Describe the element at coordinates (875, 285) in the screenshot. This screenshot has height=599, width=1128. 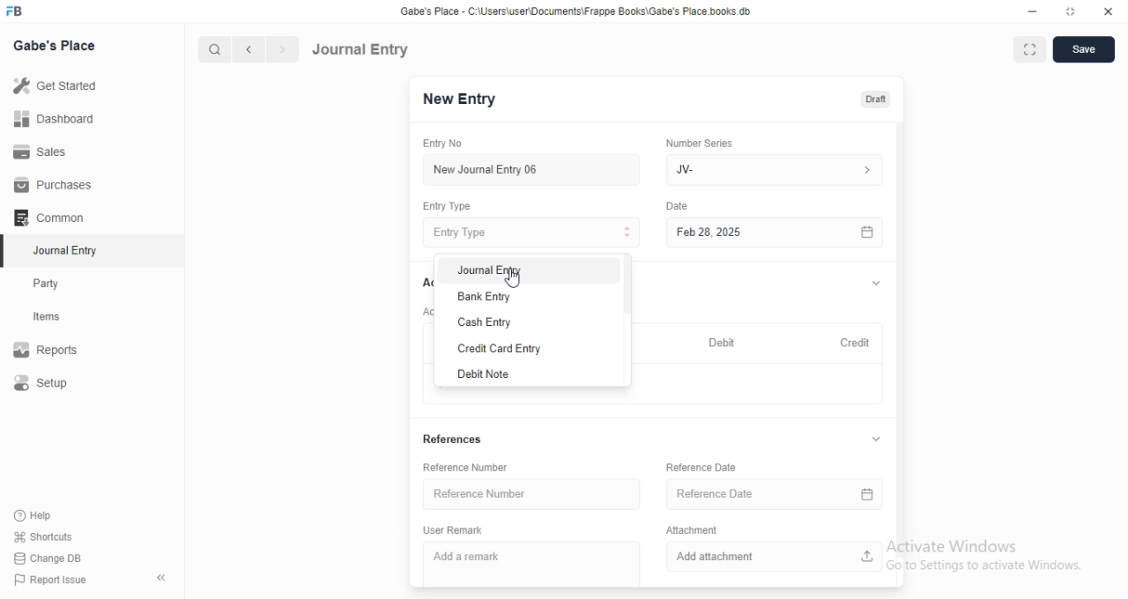
I see `collapse` at that location.